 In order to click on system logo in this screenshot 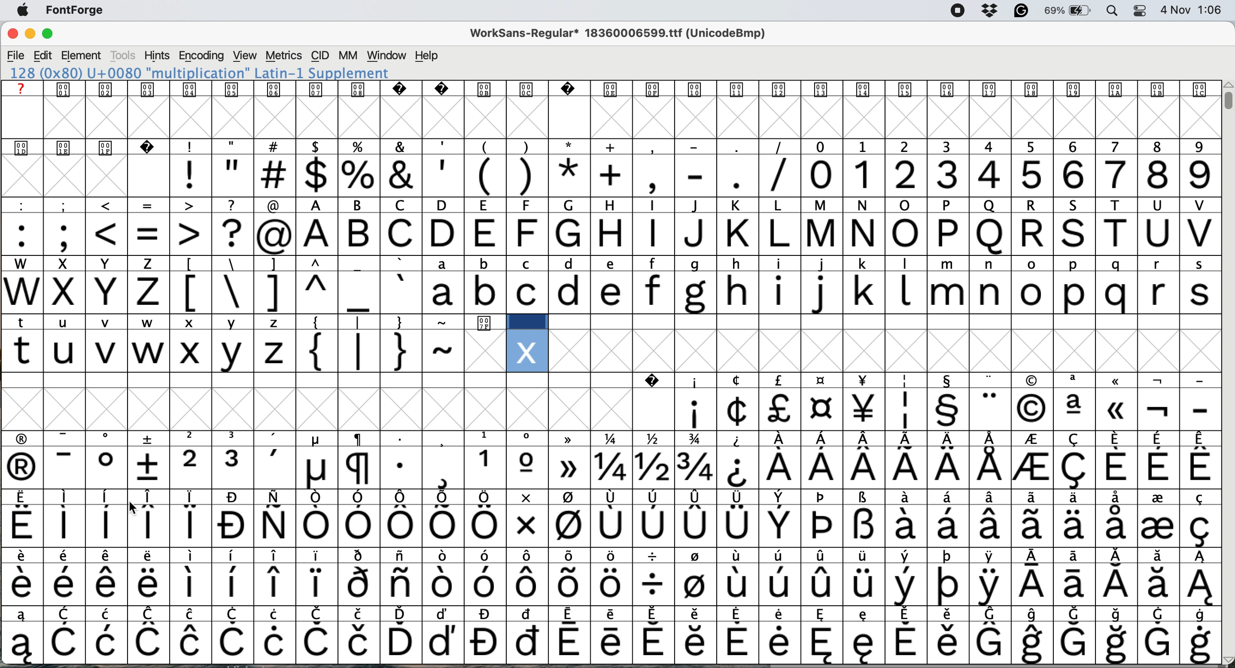, I will do `click(27, 11)`.